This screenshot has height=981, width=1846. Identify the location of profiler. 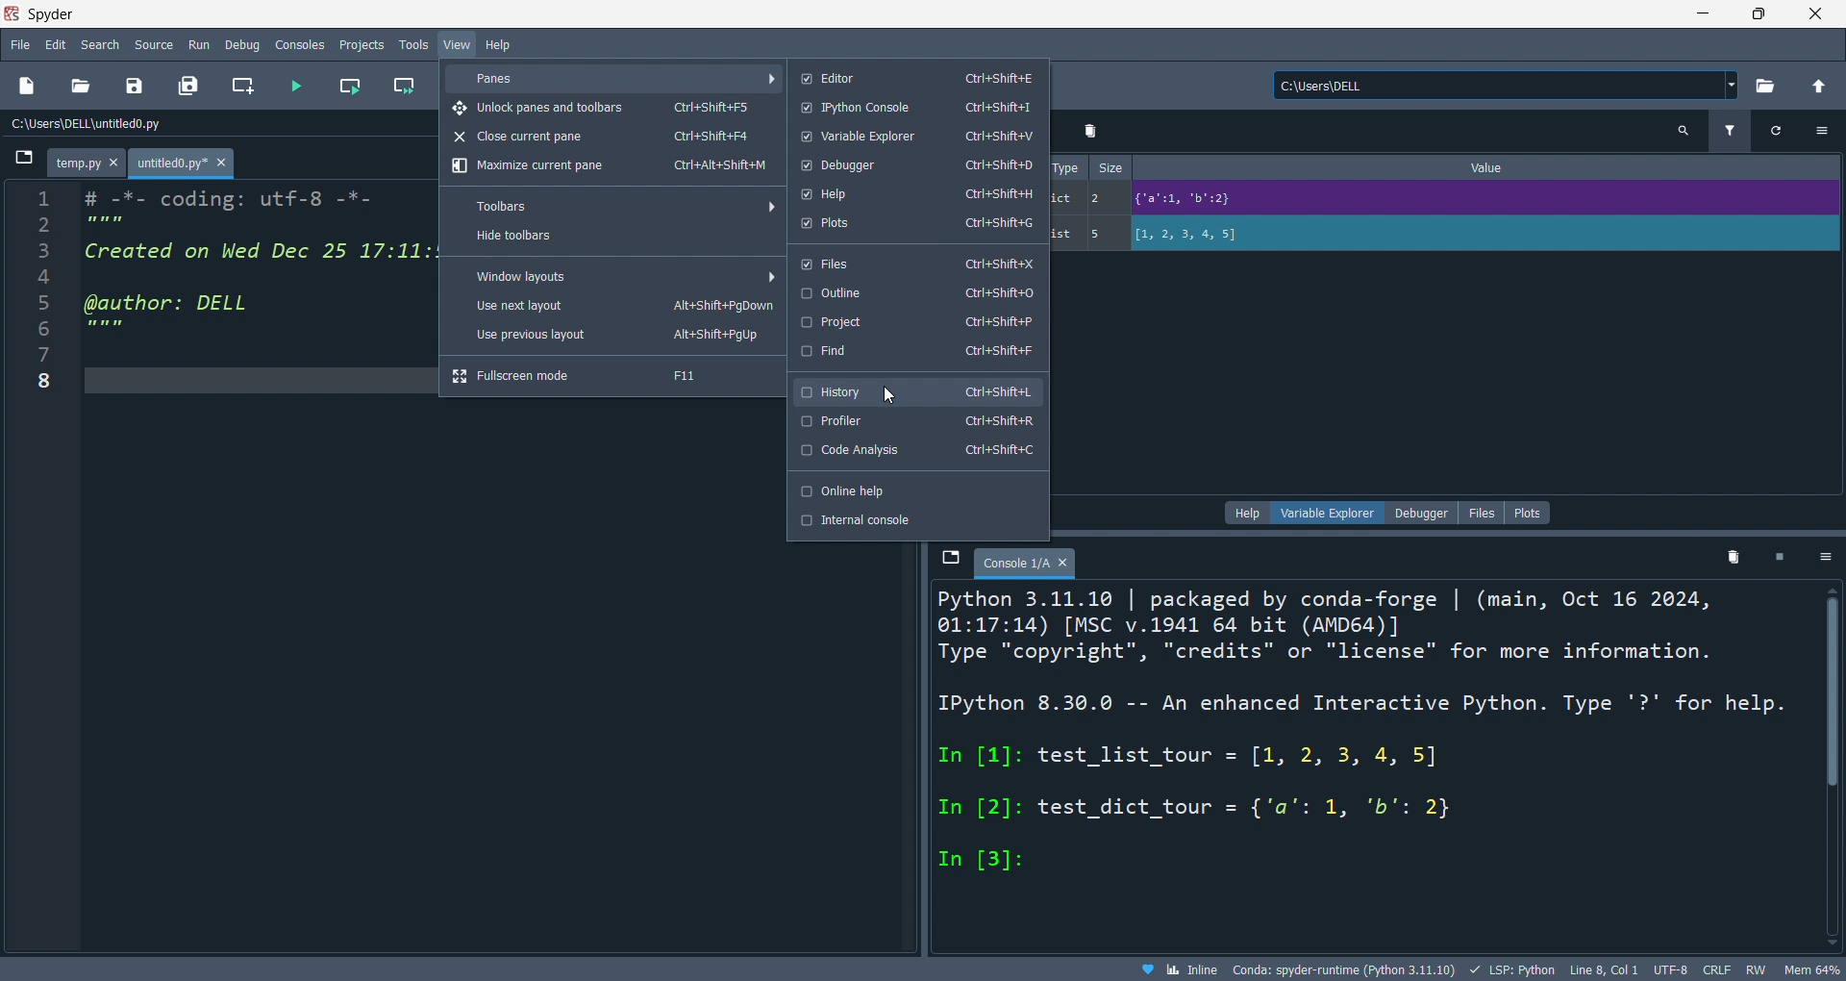
(918, 421).